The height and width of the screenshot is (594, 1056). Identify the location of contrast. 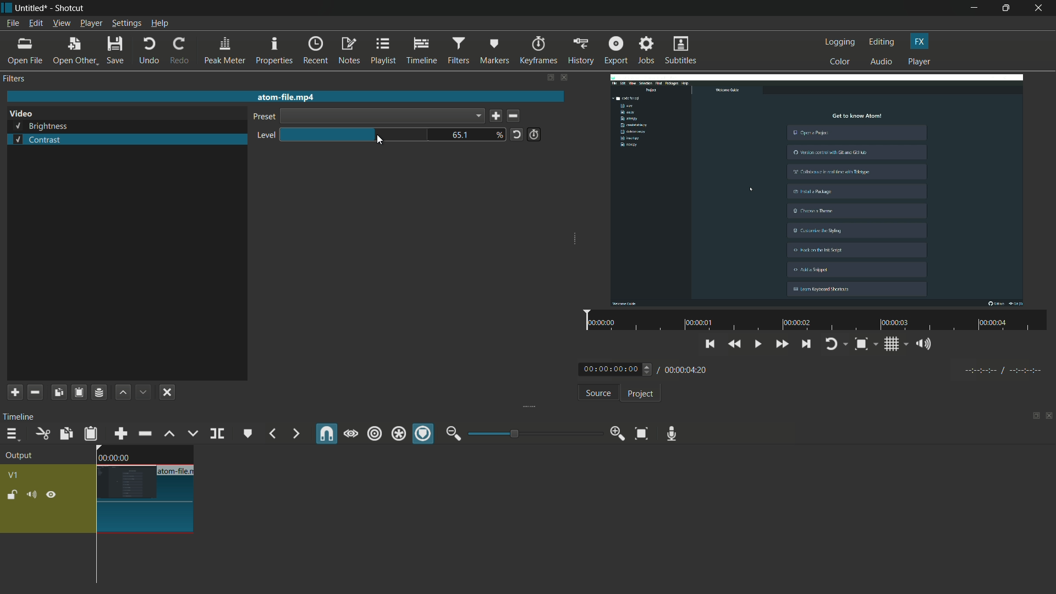
(37, 140).